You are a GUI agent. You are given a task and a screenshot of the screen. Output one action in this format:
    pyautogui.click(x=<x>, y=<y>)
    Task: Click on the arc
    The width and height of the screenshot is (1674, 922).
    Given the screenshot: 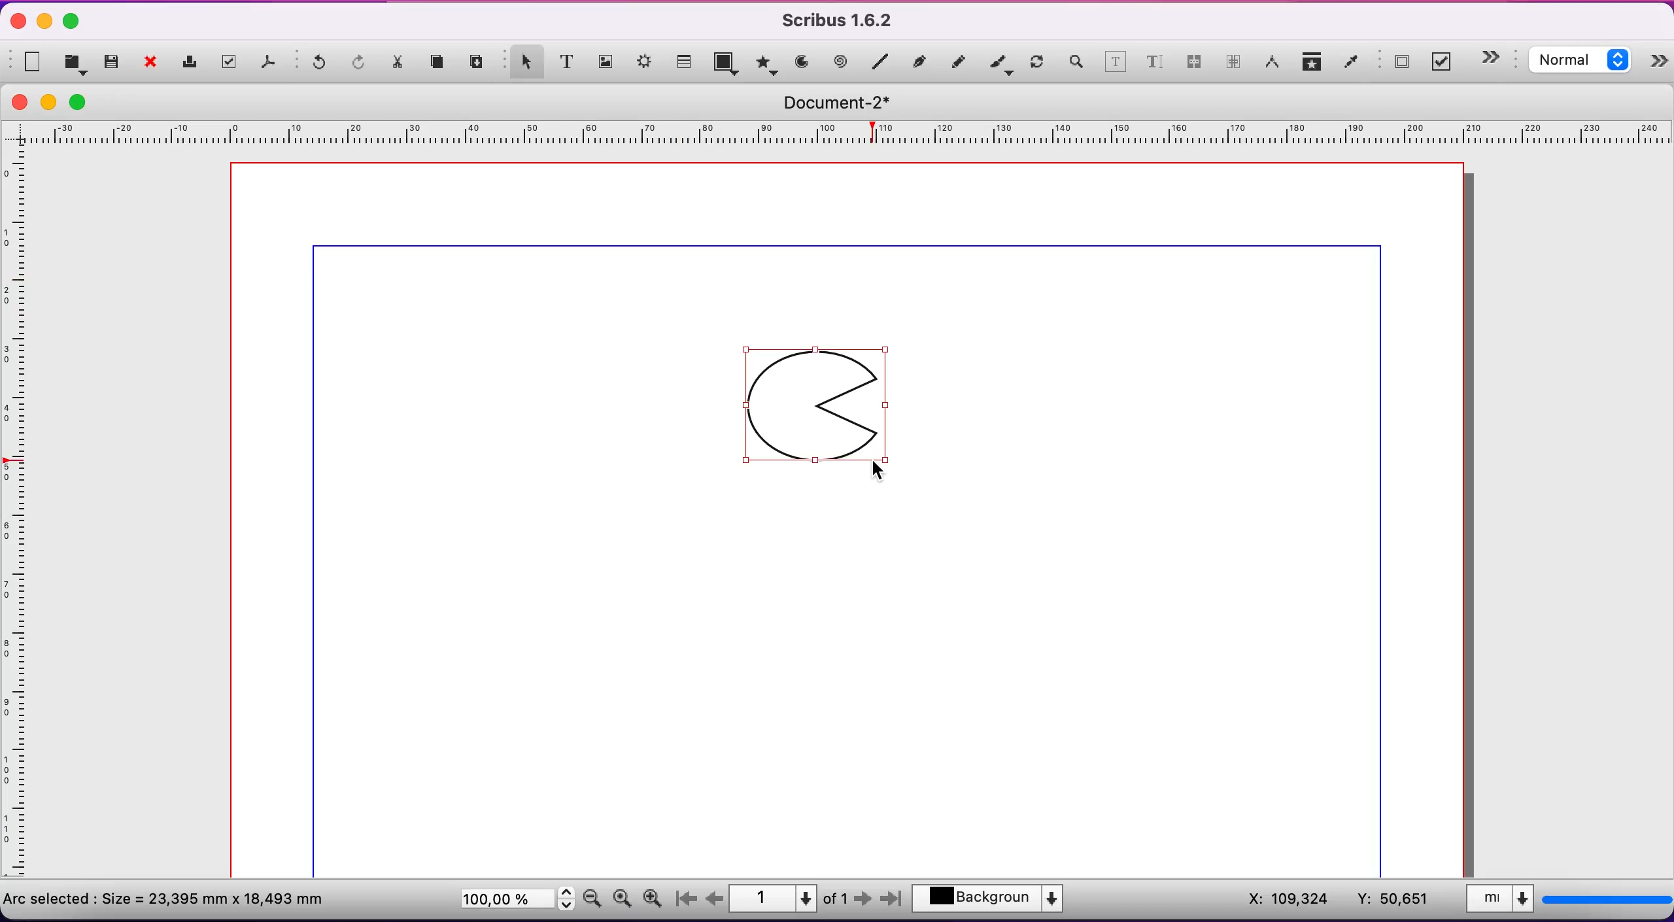 What is the action you would take?
    pyautogui.click(x=802, y=62)
    